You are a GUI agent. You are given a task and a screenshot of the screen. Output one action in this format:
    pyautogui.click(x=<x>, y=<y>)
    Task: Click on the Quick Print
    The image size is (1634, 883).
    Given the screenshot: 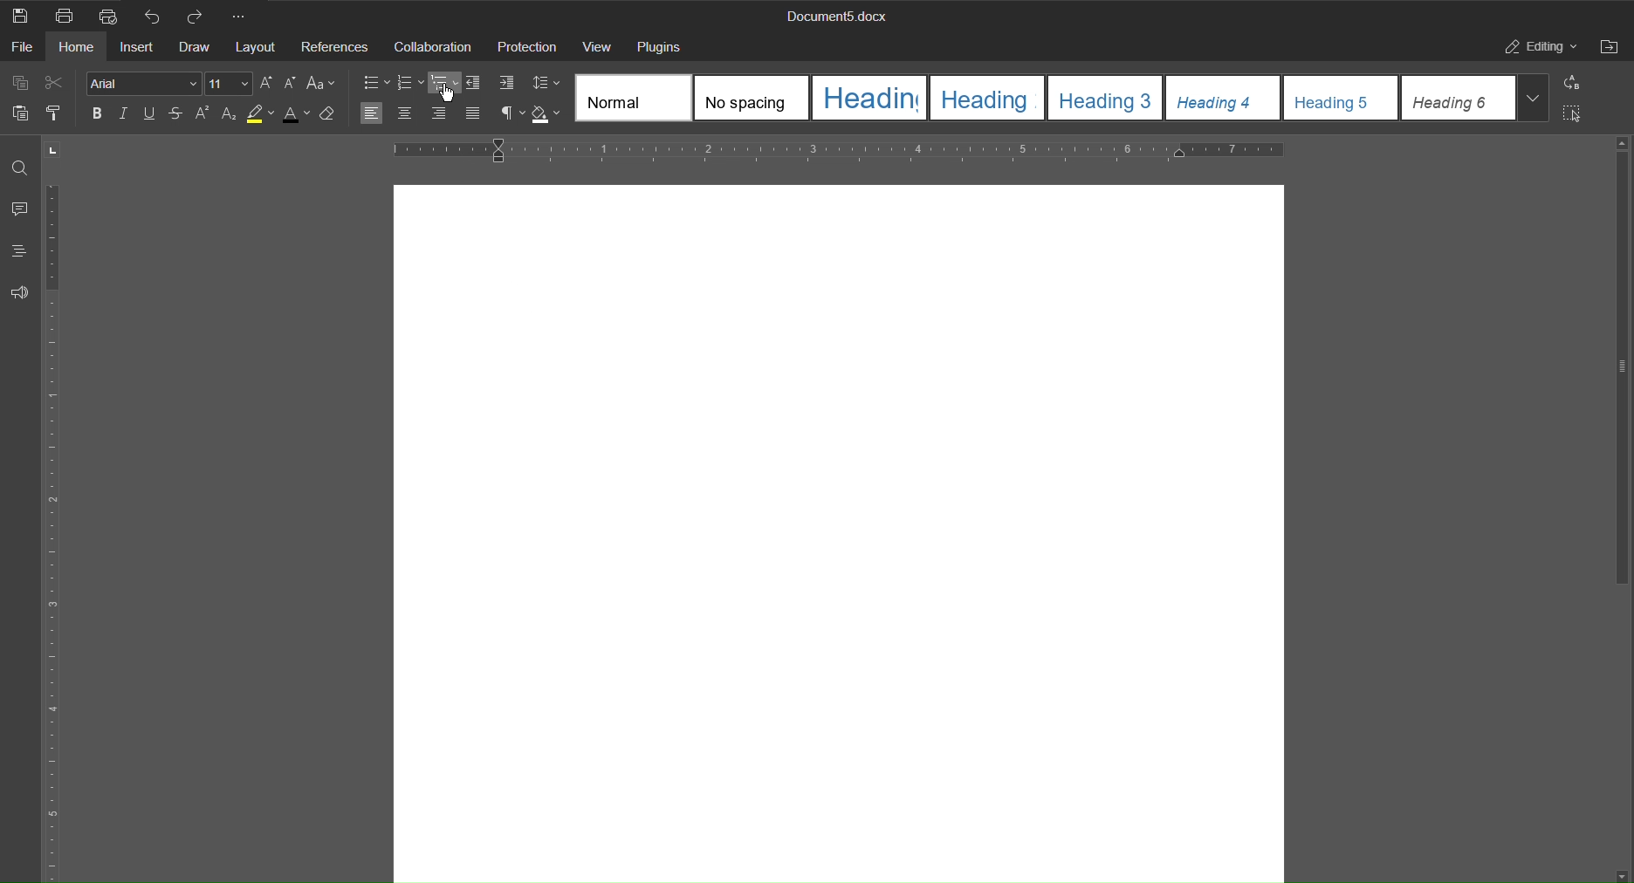 What is the action you would take?
    pyautogui.click(x=113, y=16)
    